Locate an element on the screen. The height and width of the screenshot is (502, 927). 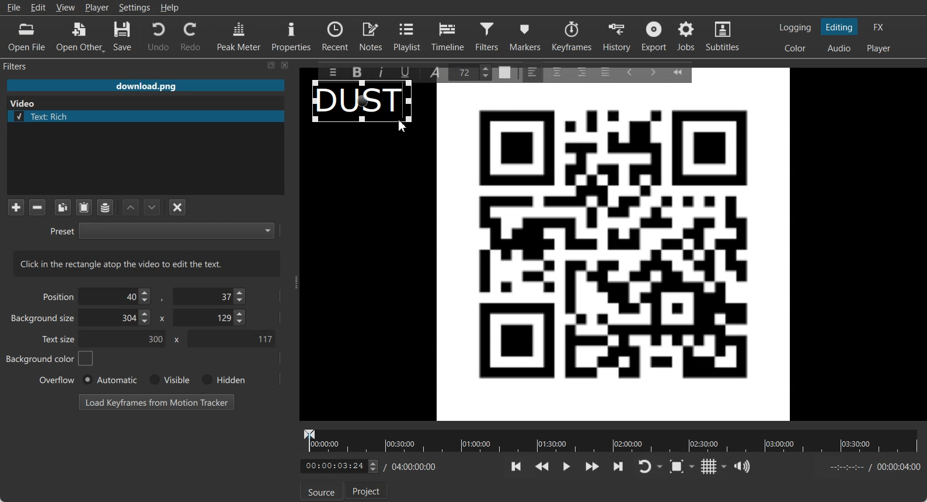
Switching to the logging layout is located at coordinates (795, 27).